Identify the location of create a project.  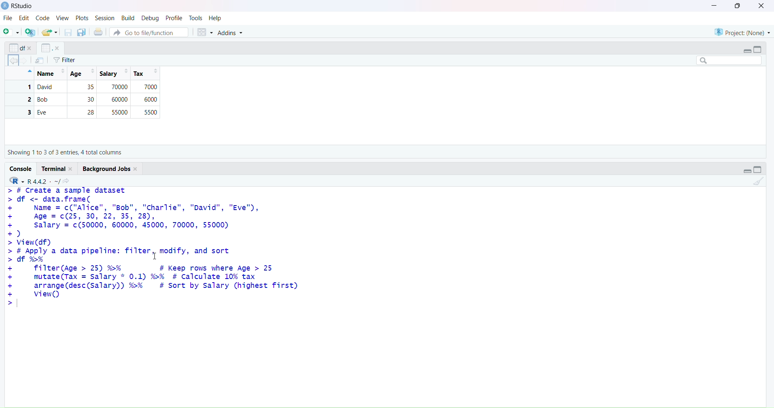
(30, 32).